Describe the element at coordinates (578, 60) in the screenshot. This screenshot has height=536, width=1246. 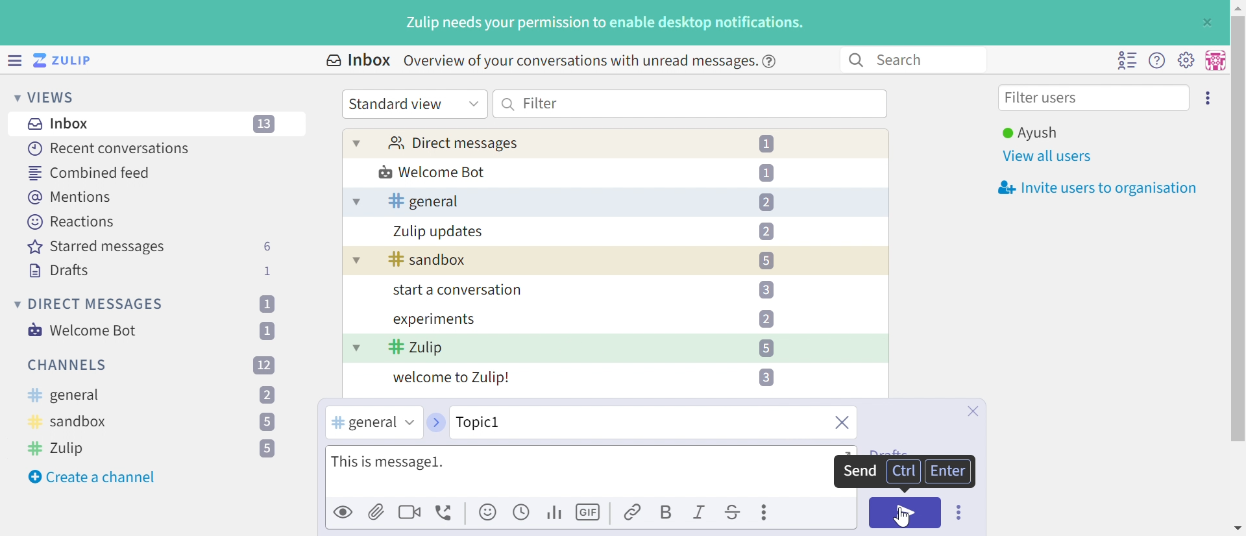
I see `Overview of your conversations with unread messages.` at that location.